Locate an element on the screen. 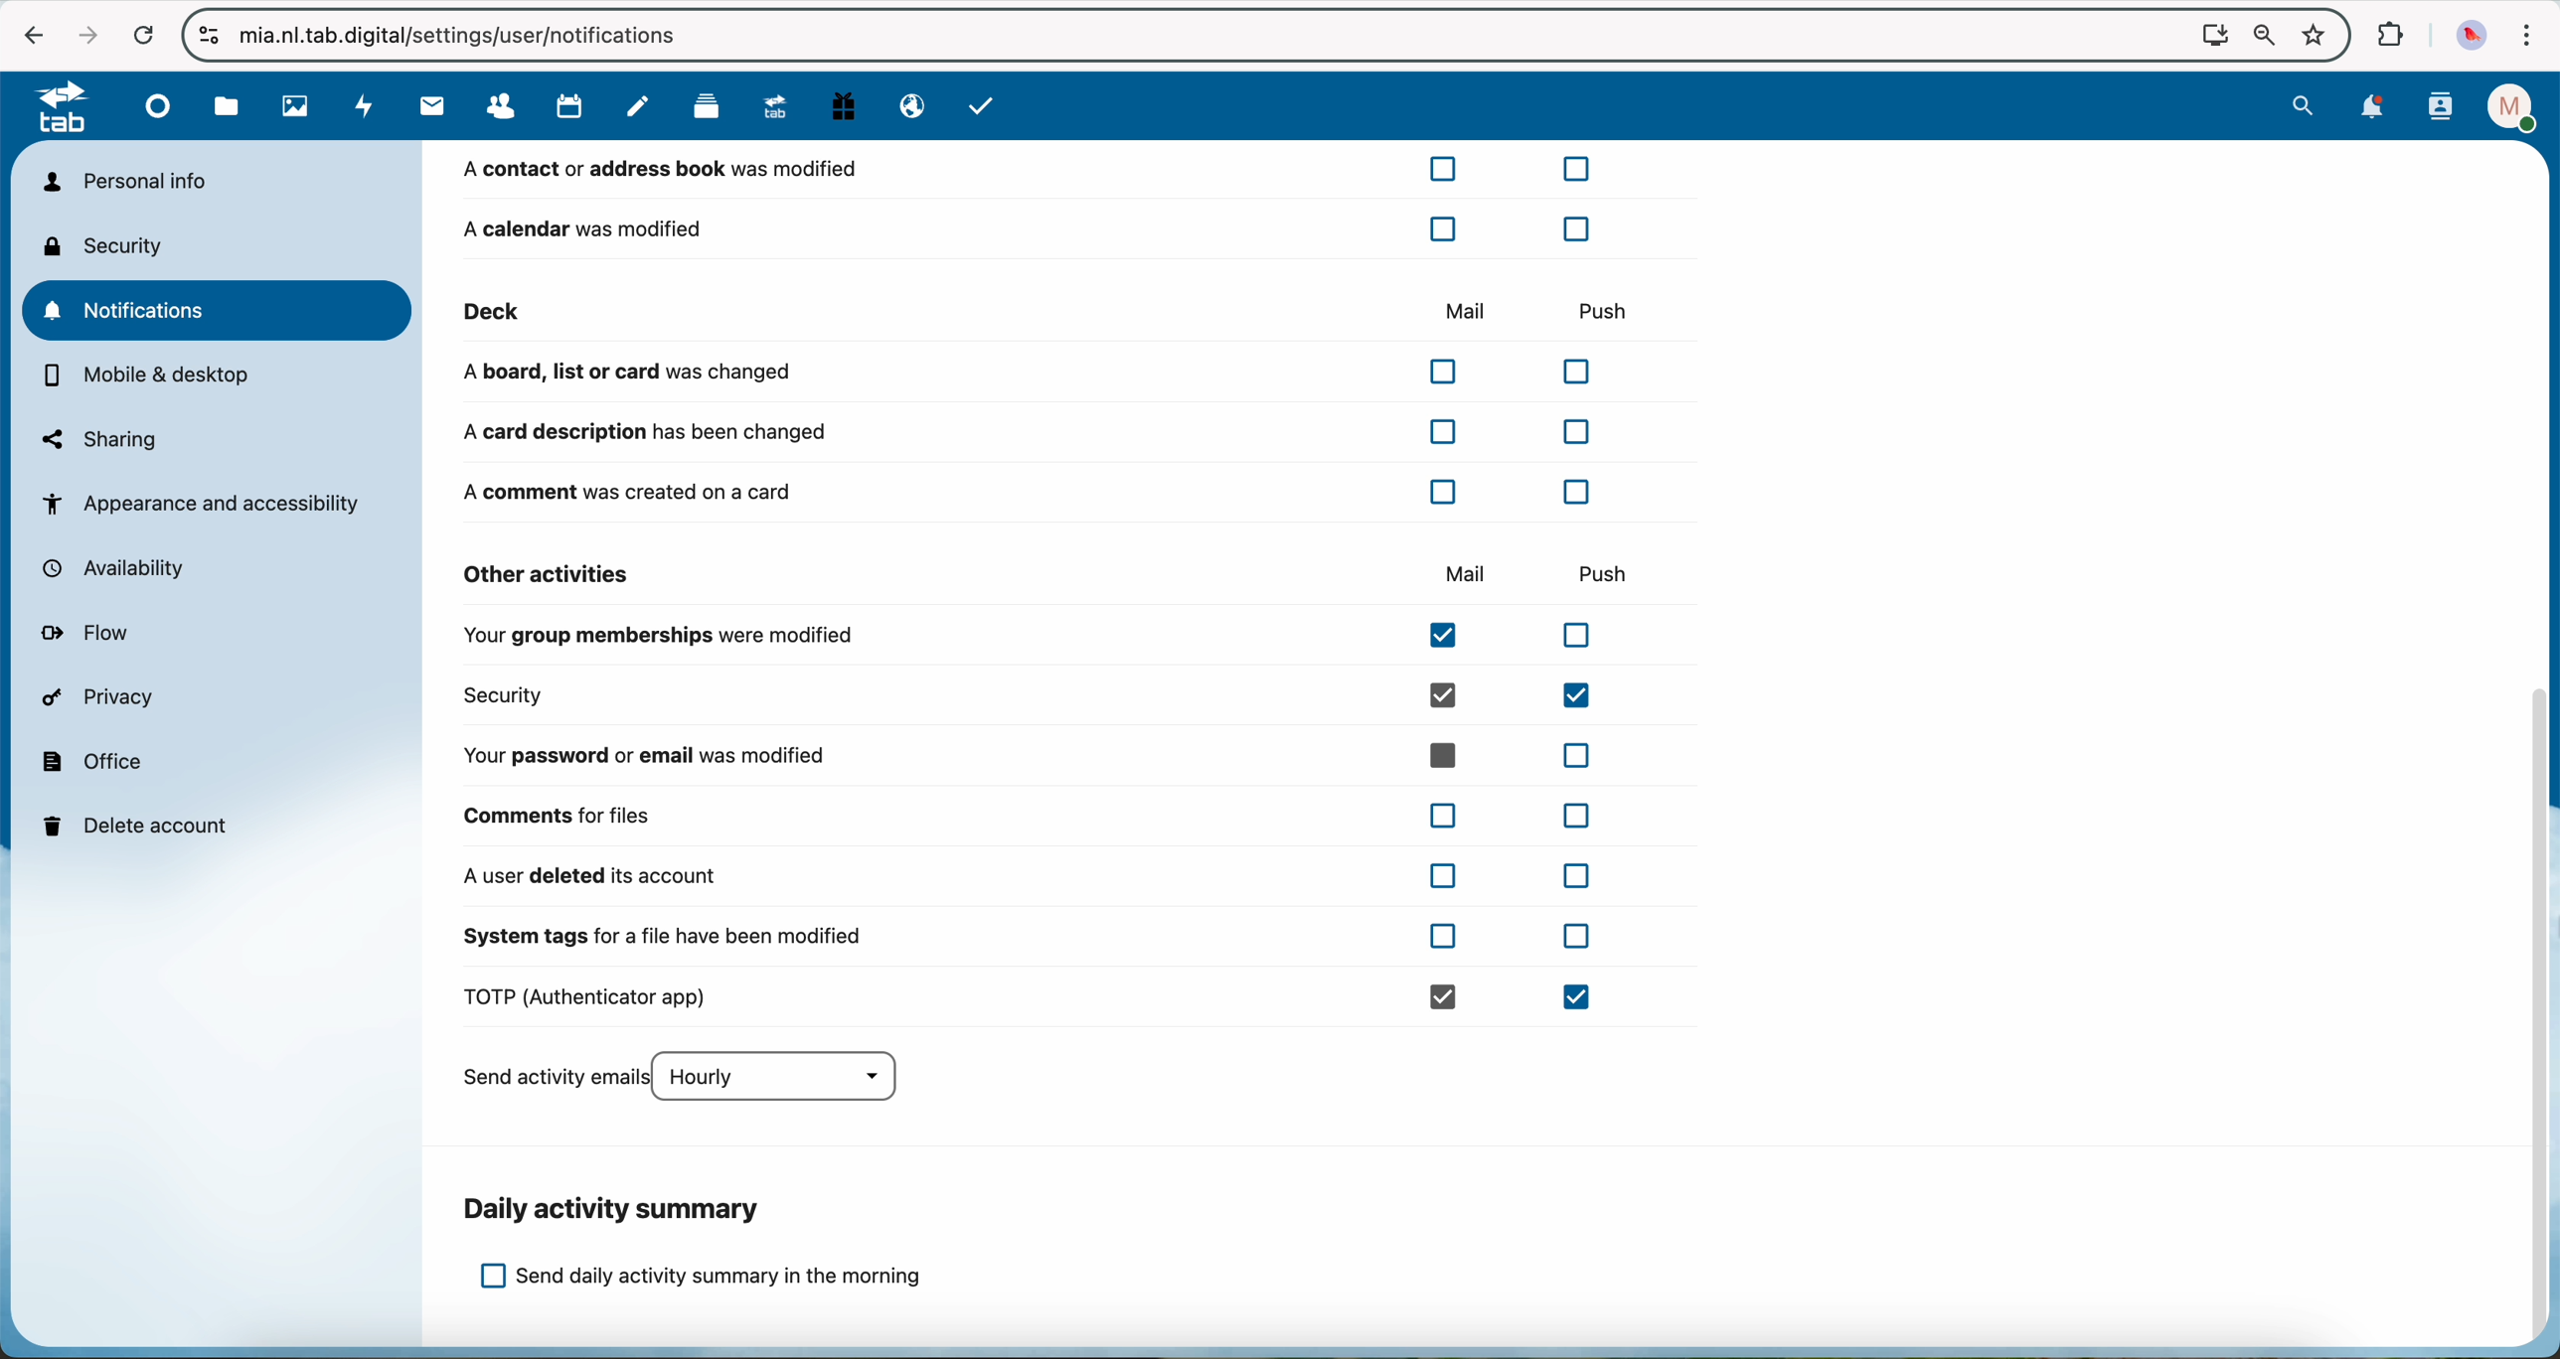  security is located at coordinates (1040, 695).